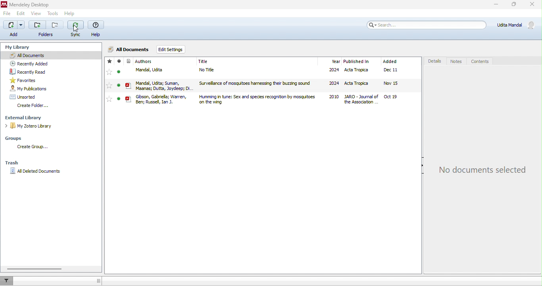 The image size is (542, 286). What do you see at coordinates (36, 13) in the screenshot?
I see `view` at bounding box center [36, 13].